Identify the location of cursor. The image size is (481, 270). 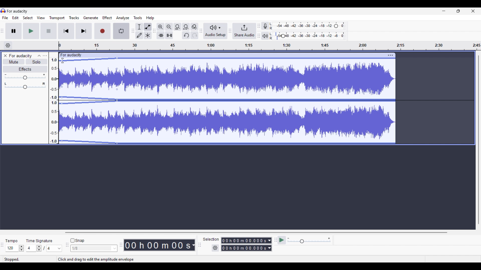
(63, 61).